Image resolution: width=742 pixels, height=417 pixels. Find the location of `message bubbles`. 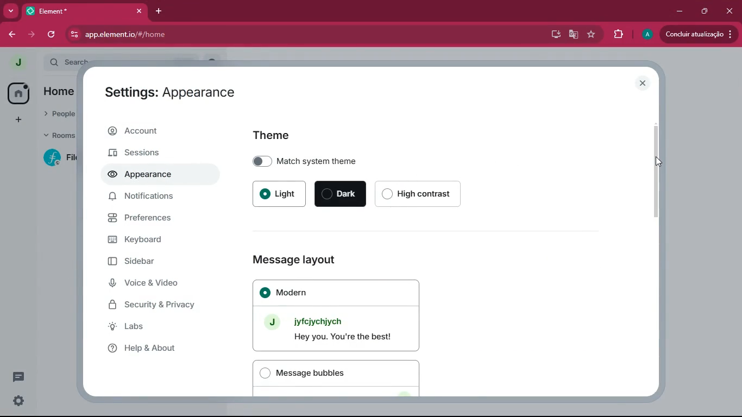

message bubbles is located at coordinates (337, 378).